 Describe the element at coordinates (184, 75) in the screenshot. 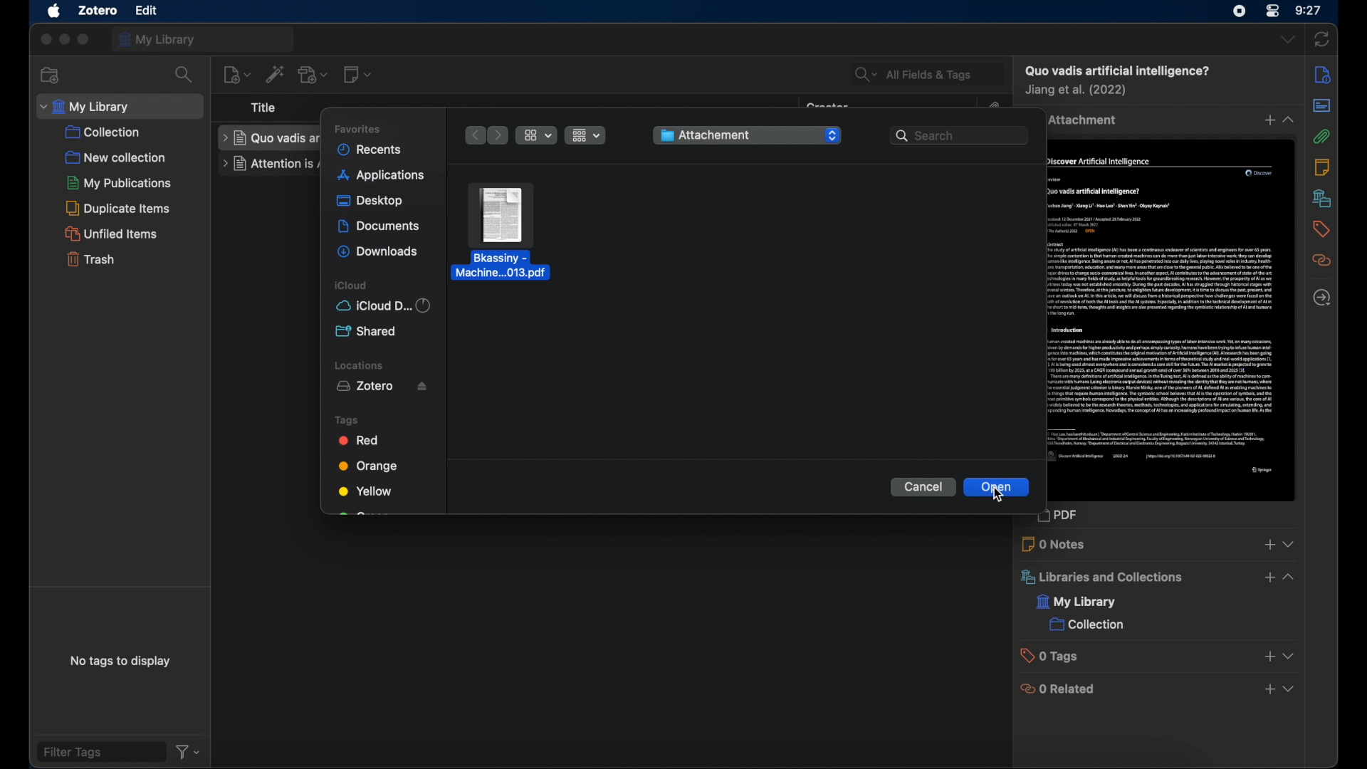

I see `search` at that location.